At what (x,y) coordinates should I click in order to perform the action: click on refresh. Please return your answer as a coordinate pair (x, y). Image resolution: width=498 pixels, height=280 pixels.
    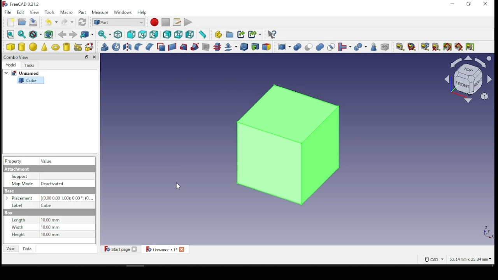
    Looking at the image, I should click on (424, 47).